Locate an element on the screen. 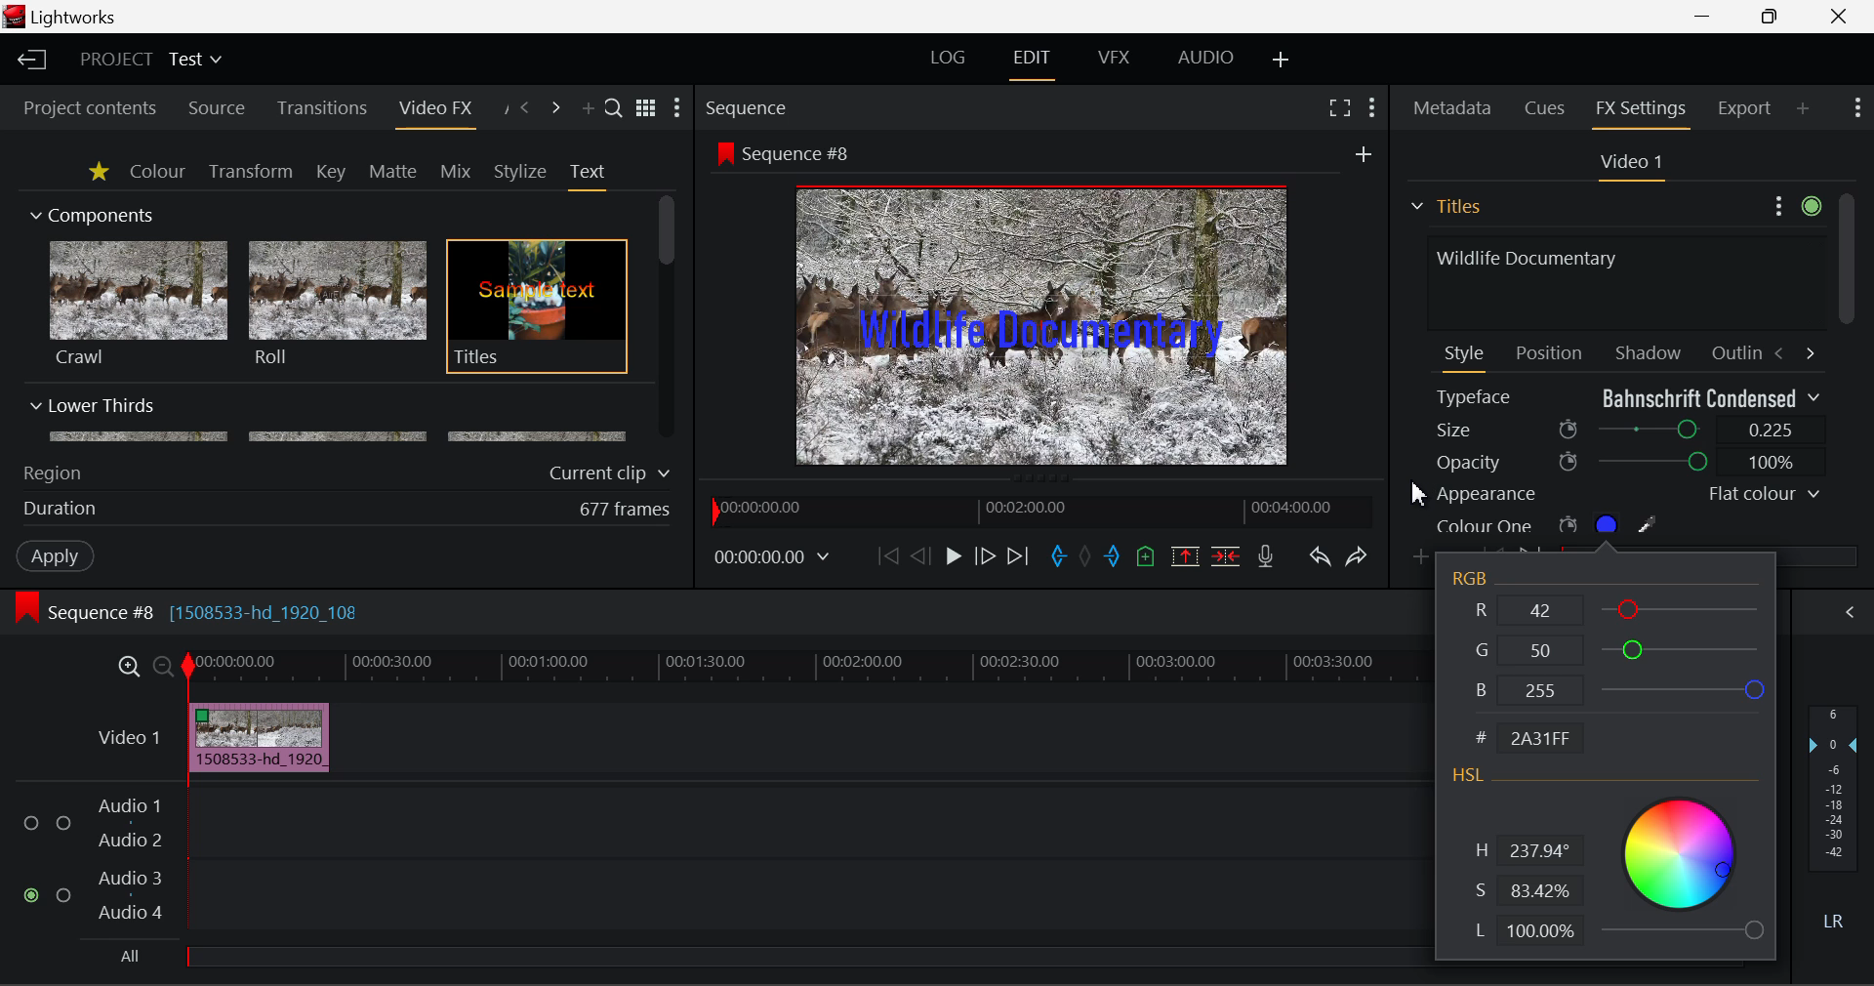 The height and width of the screenshot is (986, 1874). R is located at coordinates (1621, 608).